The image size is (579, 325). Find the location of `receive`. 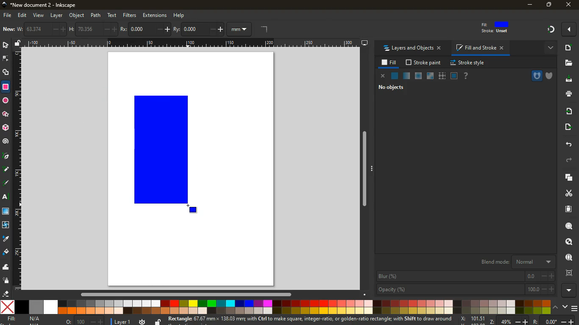

receive is located at coordinates (568, 112).